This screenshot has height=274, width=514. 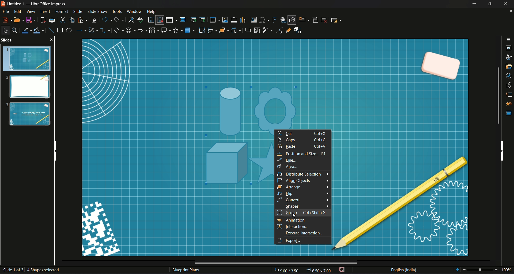 I want to click on flip, so click(x=286, y=193).